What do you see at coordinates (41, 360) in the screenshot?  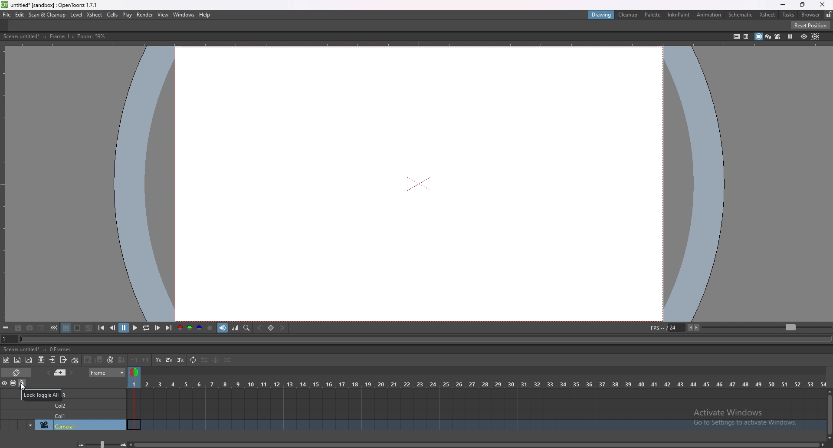 I see `collapse` at bounding box center [41, 360].